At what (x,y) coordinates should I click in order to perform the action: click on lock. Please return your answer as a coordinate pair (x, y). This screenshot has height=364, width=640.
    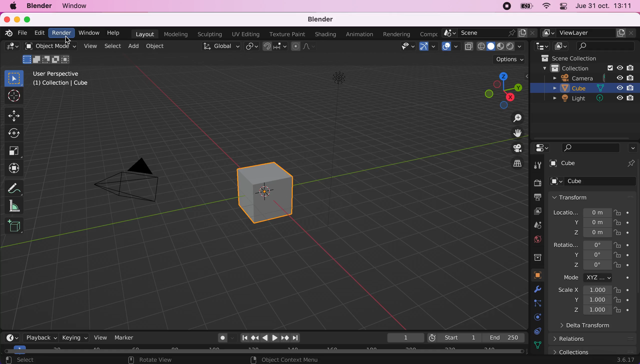
    Looking at the image, I should click on (625, 212).